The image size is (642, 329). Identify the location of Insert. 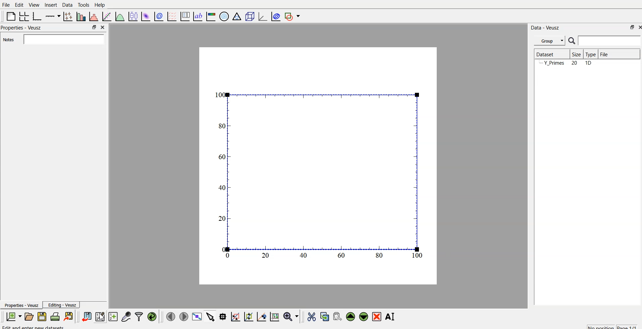
(51, 5).